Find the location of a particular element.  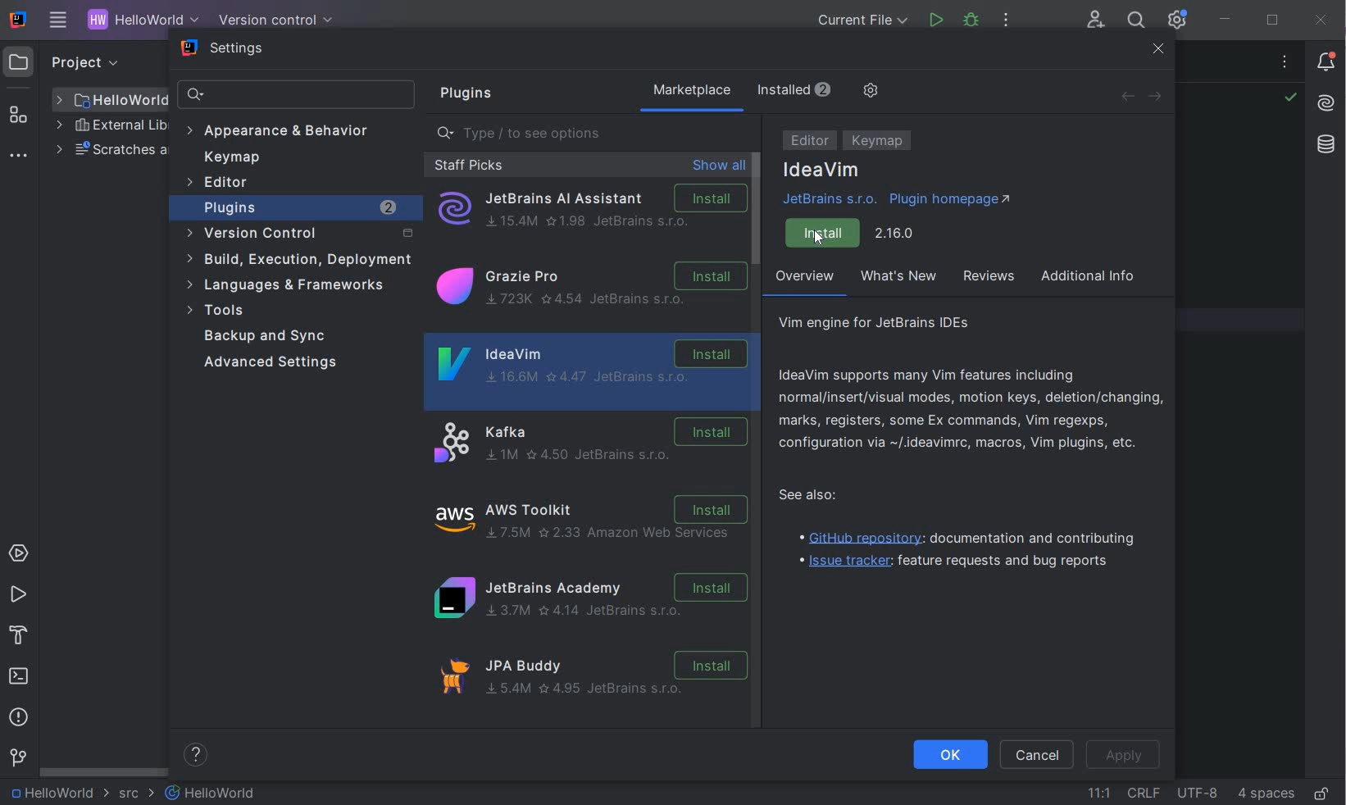

MORE ACTIONS is located at coordinates (1007, 24).